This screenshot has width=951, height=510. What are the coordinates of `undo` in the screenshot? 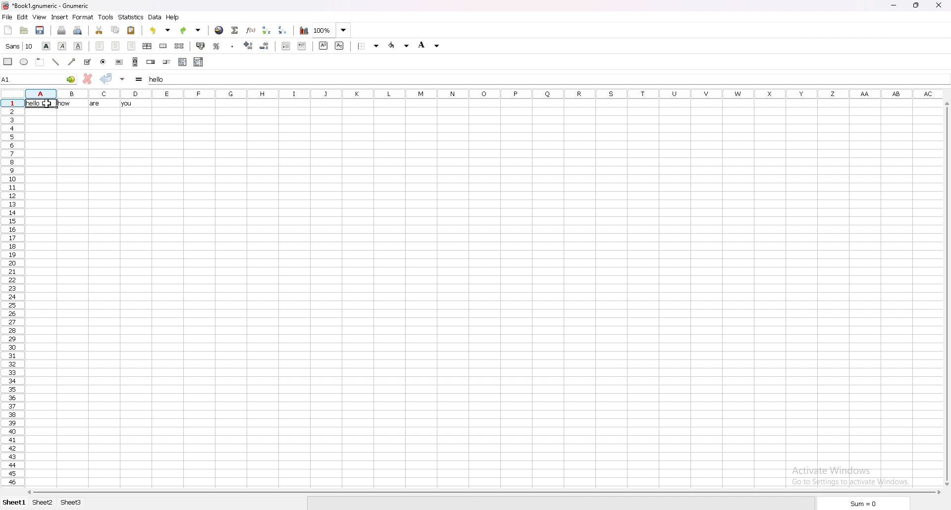 It's located at (161, 30).